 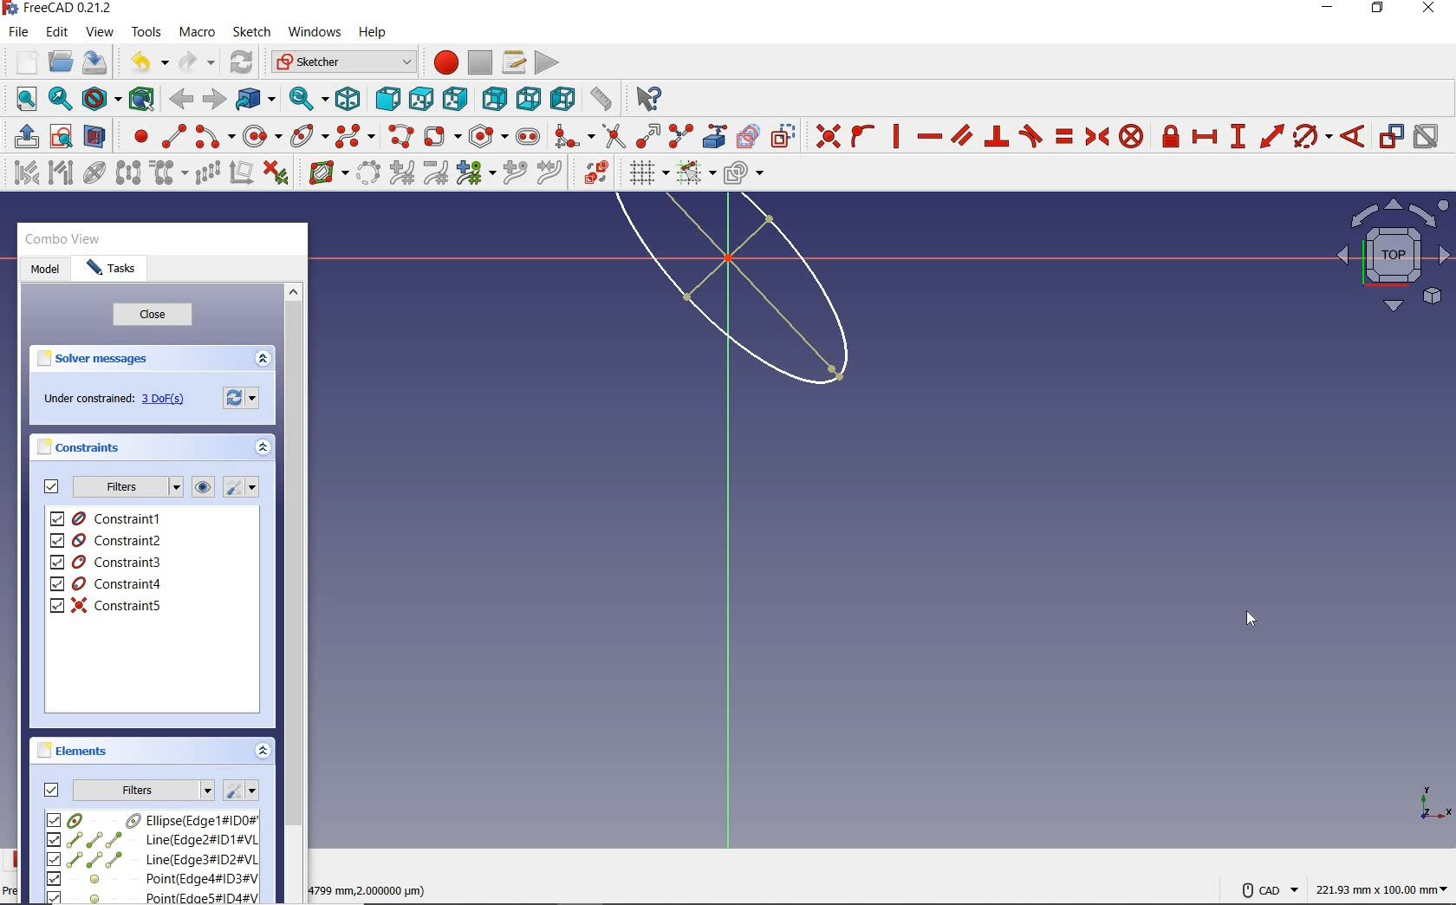 I want to click on file, so click(x=18, y=32).